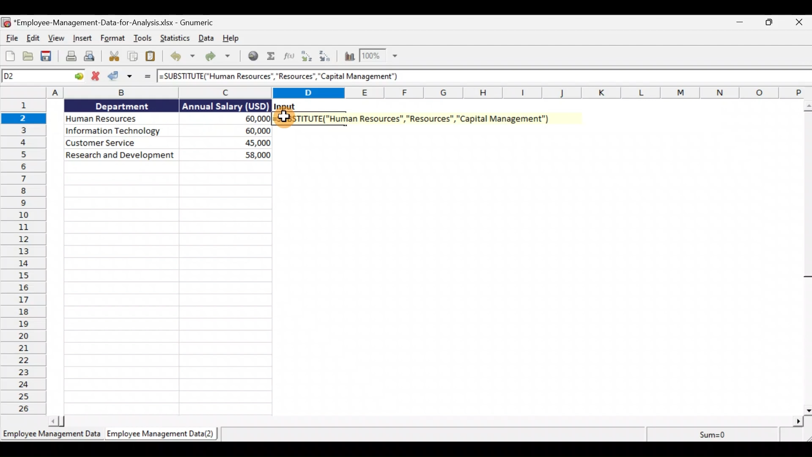  What do you see at coordinates (168, 287) in the screenshot?
I see `cells` at bounding box center [168, 287].